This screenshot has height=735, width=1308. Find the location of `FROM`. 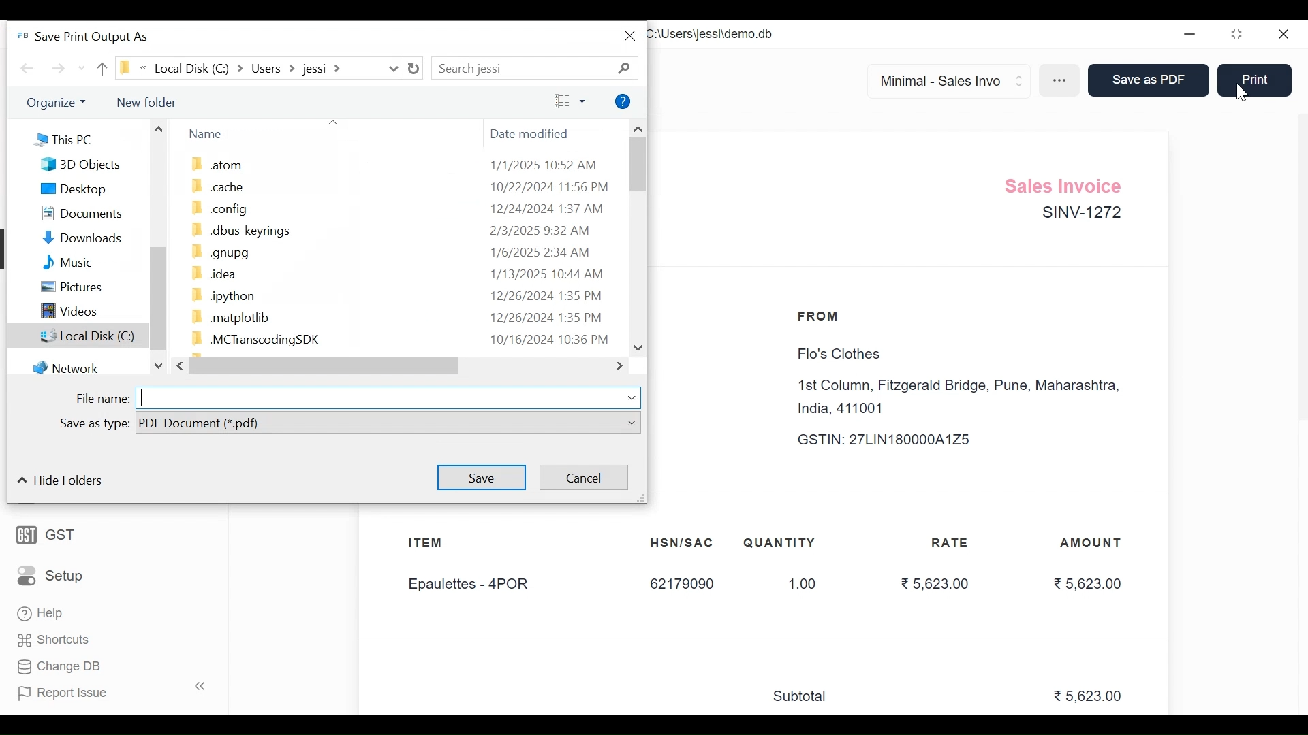

FROM is located at coordinates (822, 316).